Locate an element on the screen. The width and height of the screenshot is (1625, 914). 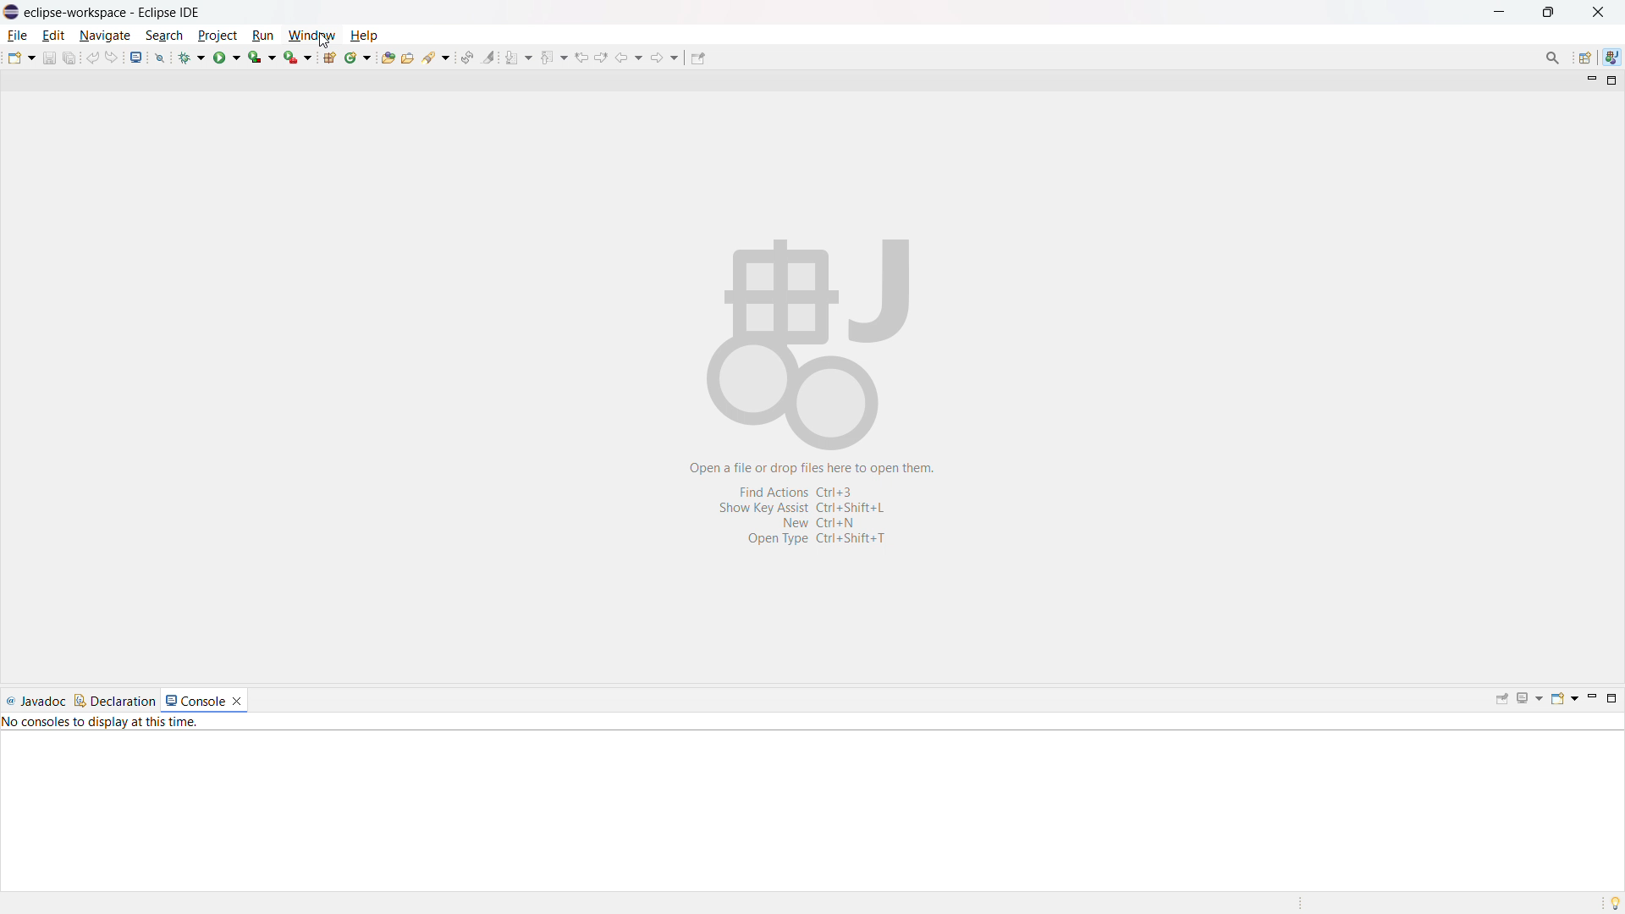
new java class is located at coordinates (357, 57).